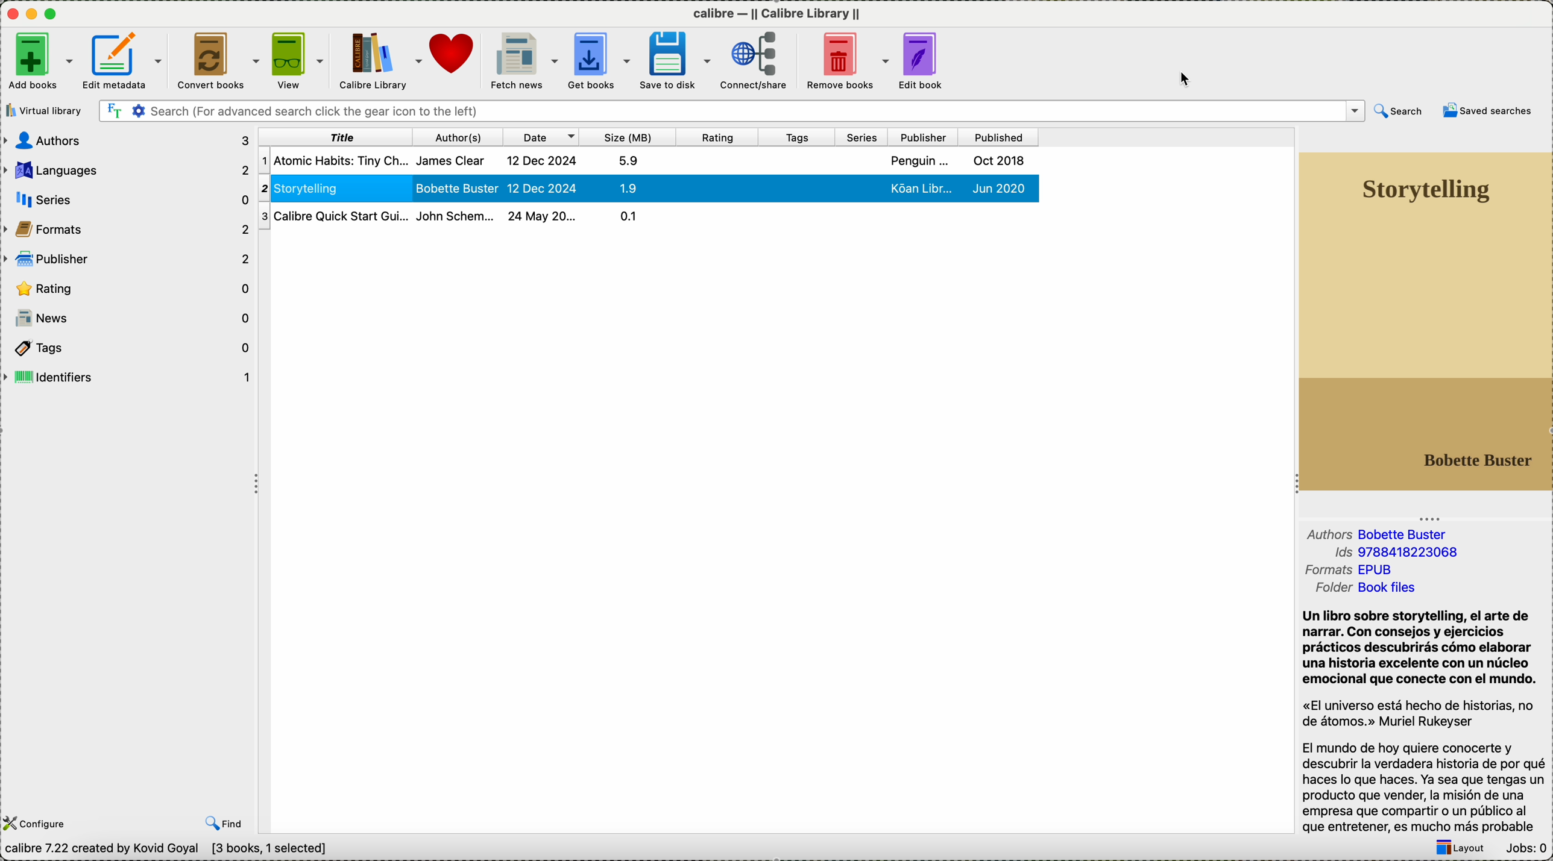  What do you see at coordinates (1367, 569) in the screenshot?
I see `folder` at bounding box center [1367, 569].